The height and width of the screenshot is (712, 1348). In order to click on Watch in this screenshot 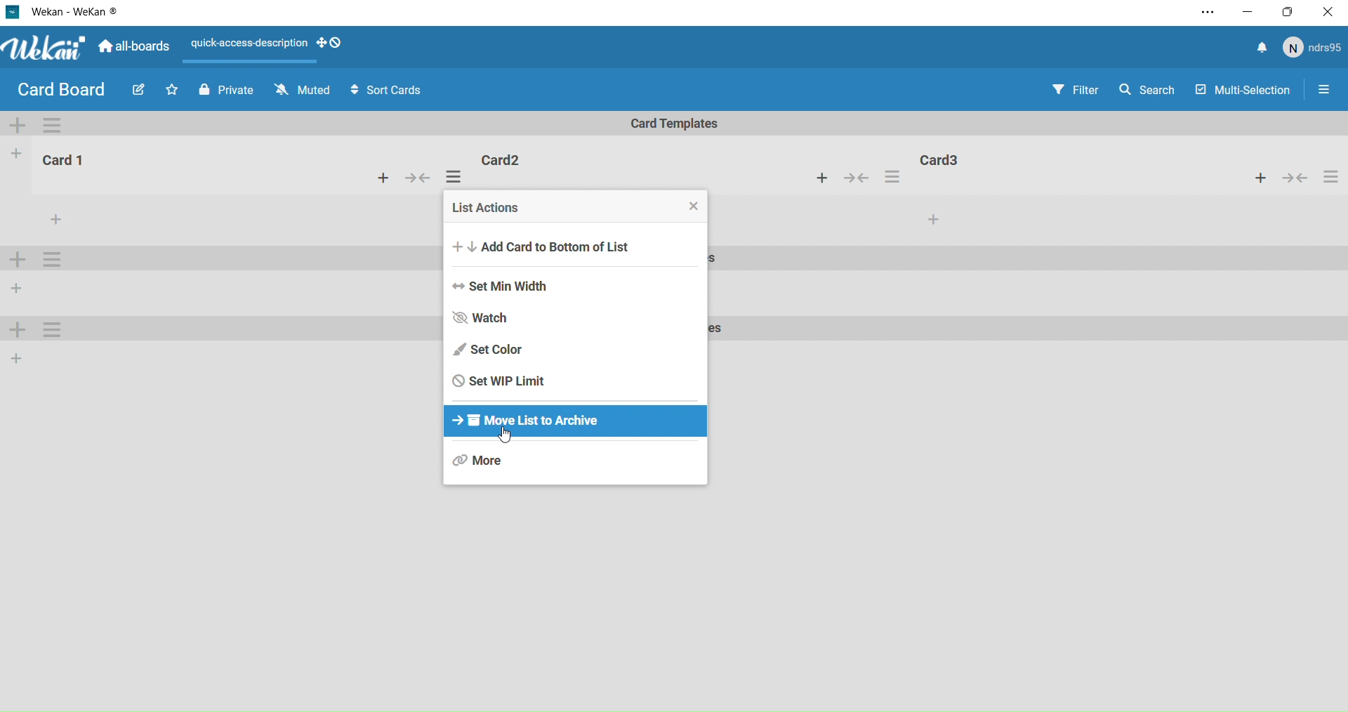, I will do `click(496, 319)`.